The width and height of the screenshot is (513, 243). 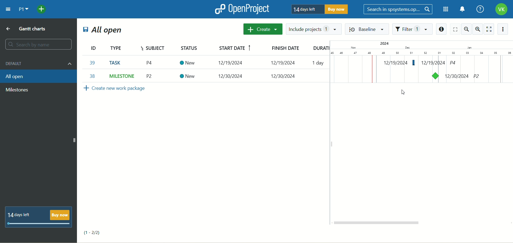 I want to click on include projects, so click(x=314, y=29).